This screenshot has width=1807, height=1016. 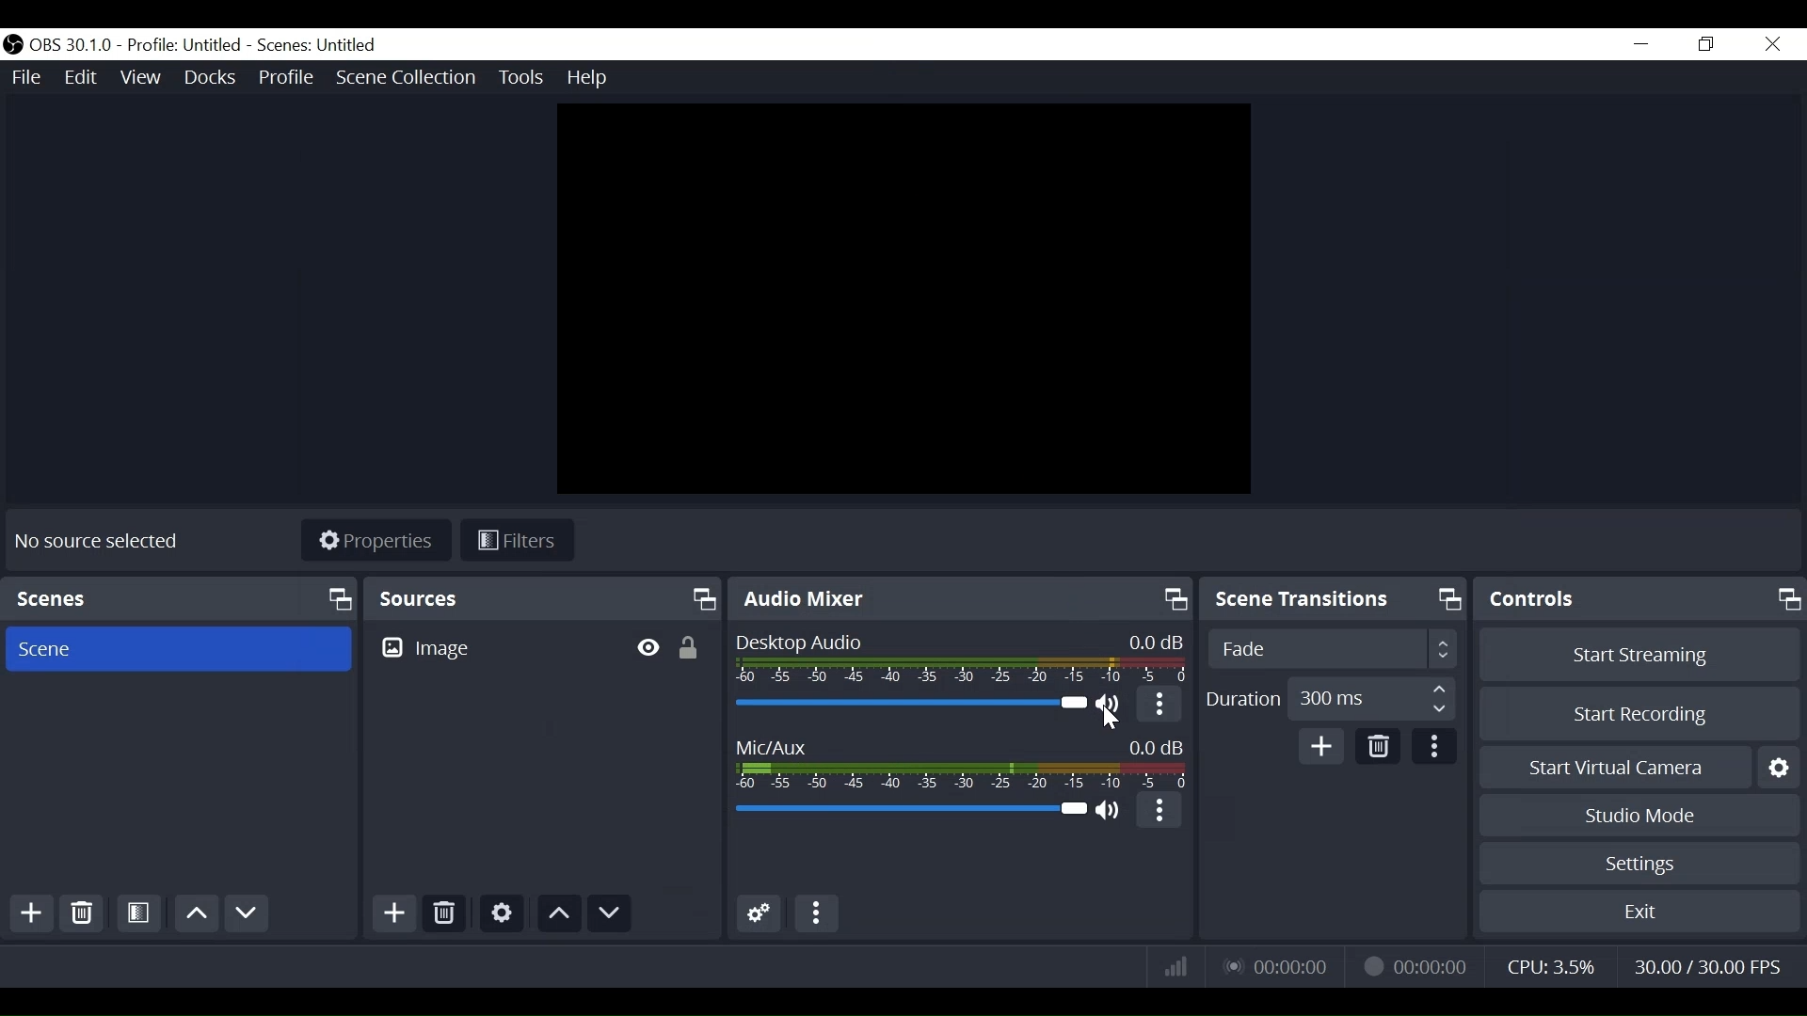 What do you see at coordinates (1639, 863) in the screenshot?
I see `Settings` at bounding box center [1639, 863].